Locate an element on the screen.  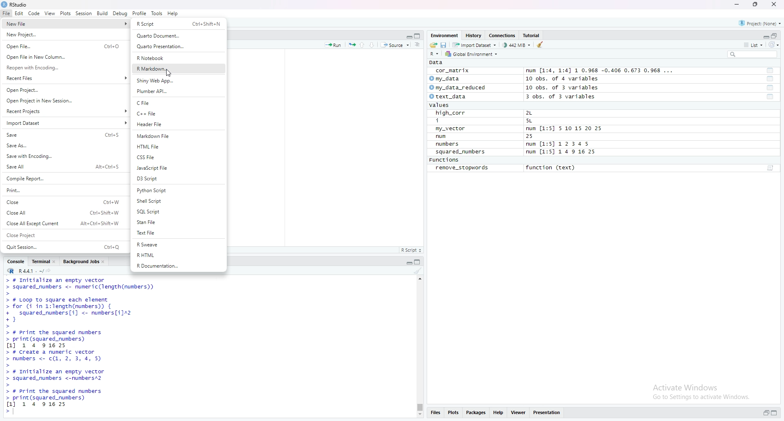
25 is located at coordinates (538, 136).